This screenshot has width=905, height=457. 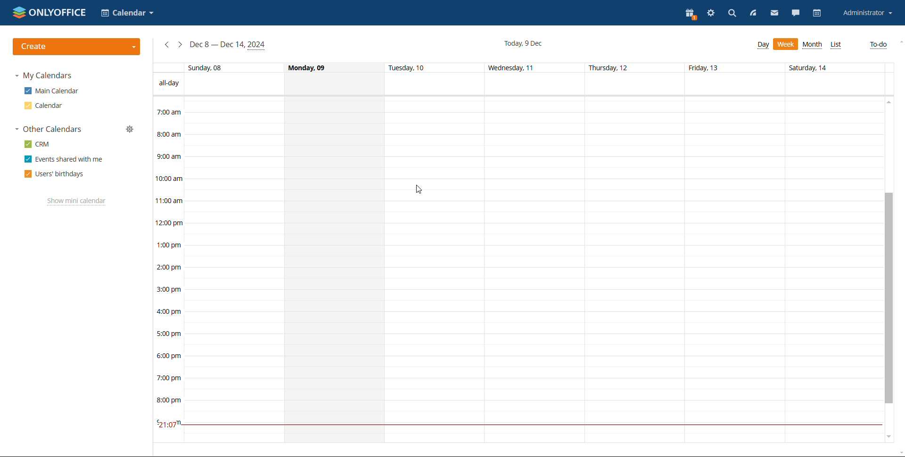 What do you see at coordinates (64, 159) in the screenshot?
I see `events shared with me` at bounding box center [64, 159].